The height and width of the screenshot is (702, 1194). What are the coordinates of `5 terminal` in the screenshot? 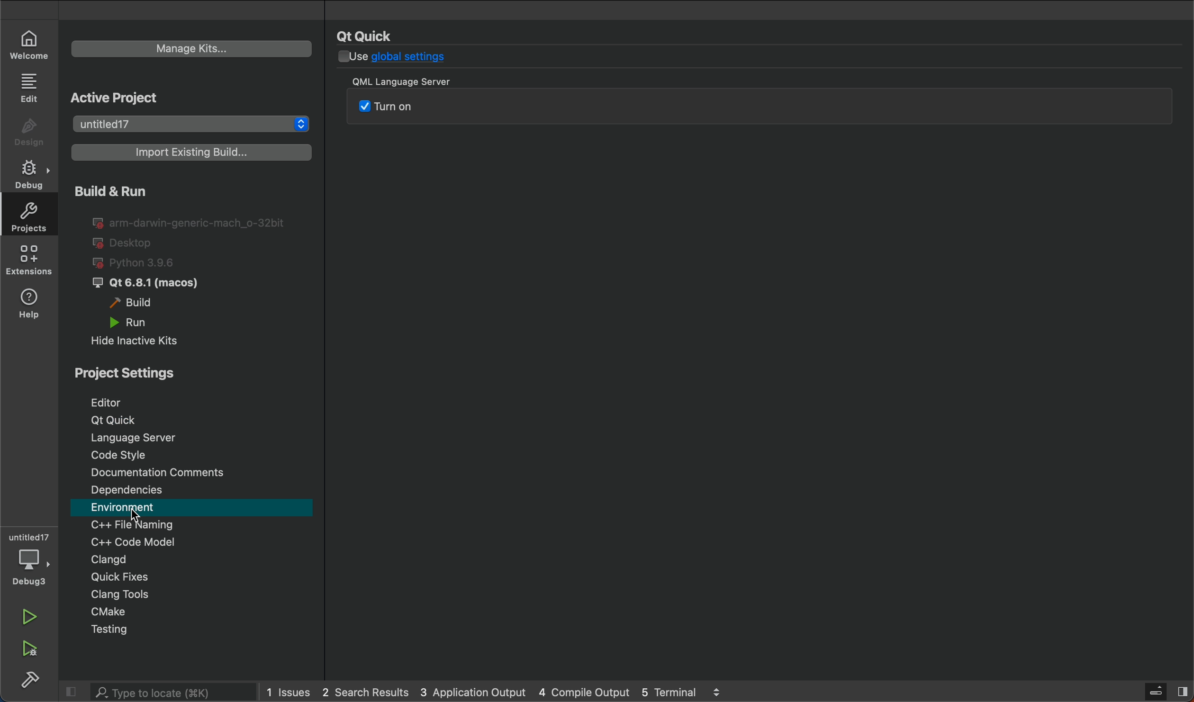 It's located at (709, 692).